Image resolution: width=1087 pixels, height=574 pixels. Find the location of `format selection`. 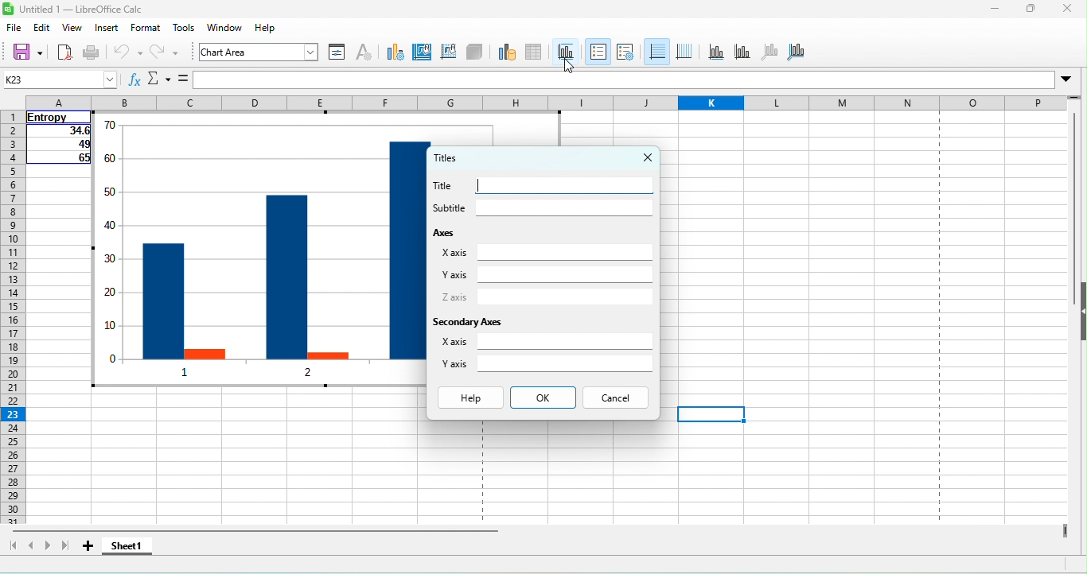

format selection is located at coordinates (338, 53).